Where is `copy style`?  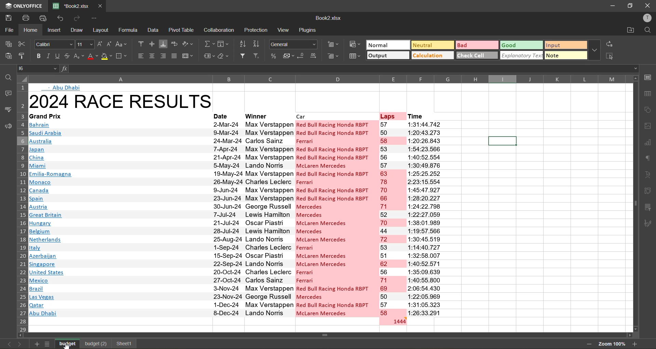
copy style is located at coordinates (23, 55).